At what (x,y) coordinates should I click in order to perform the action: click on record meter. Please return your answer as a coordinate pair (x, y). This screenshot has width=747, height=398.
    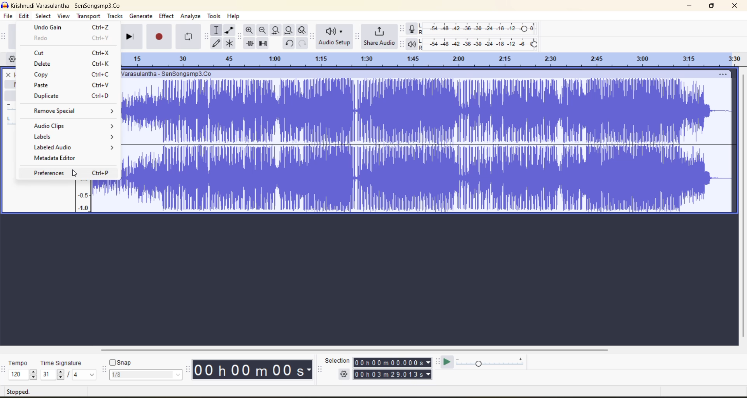
    Looking at the image, I should click on (413, 29).